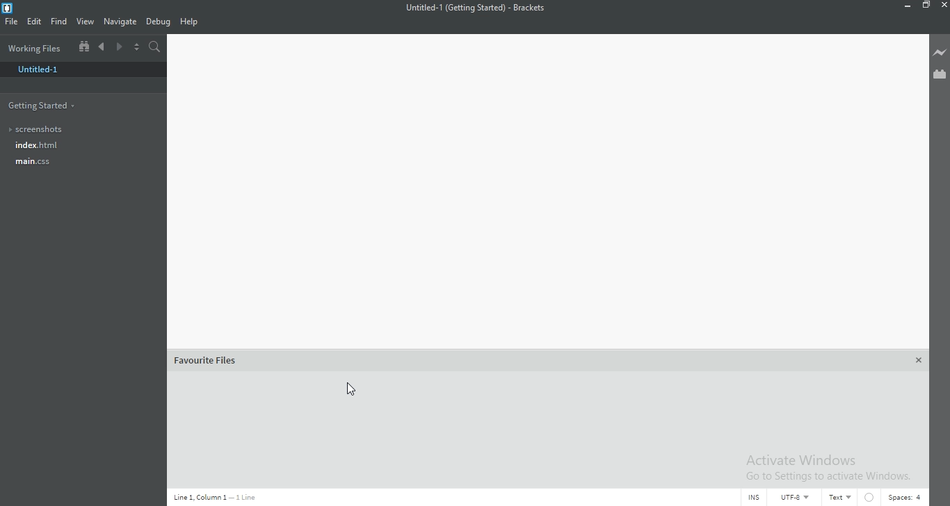 The height and width of the screenshot is (506, 950). I want to click on Next document, so click(120, 47).